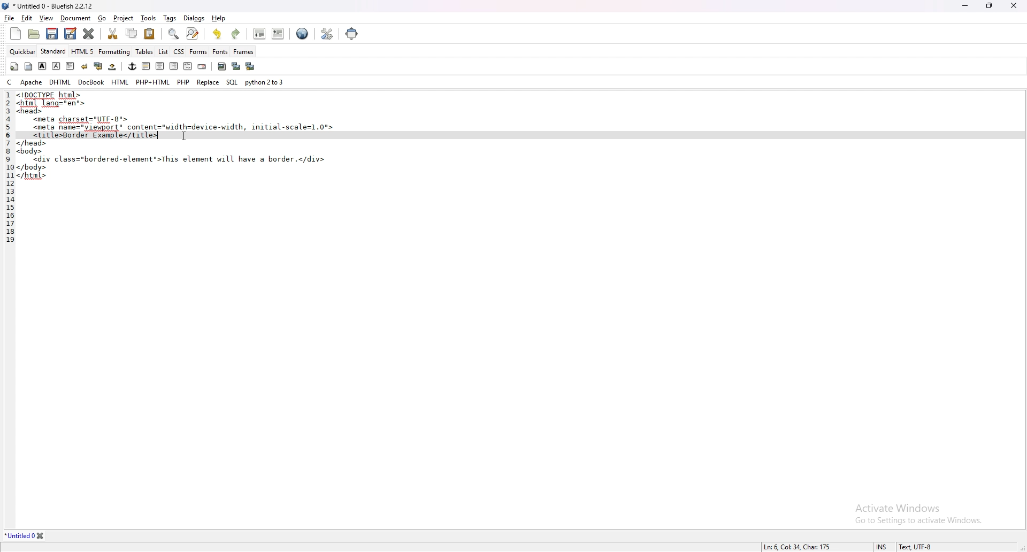 The height and width of the screenshot is (552, 1027). What do you see at coordinates (61, 81) in the screenshot?
I see `dhtml` at bounding box center [61, 81].